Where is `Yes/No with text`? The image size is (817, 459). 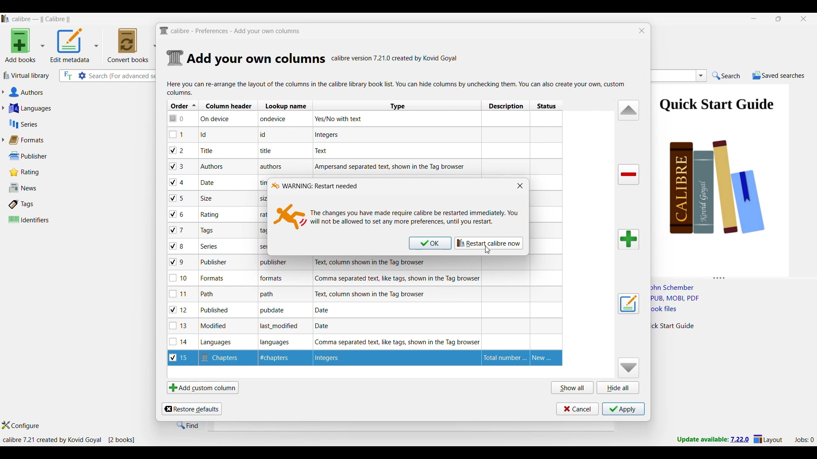
Yes/No with text is located at coordinates (342, 119).